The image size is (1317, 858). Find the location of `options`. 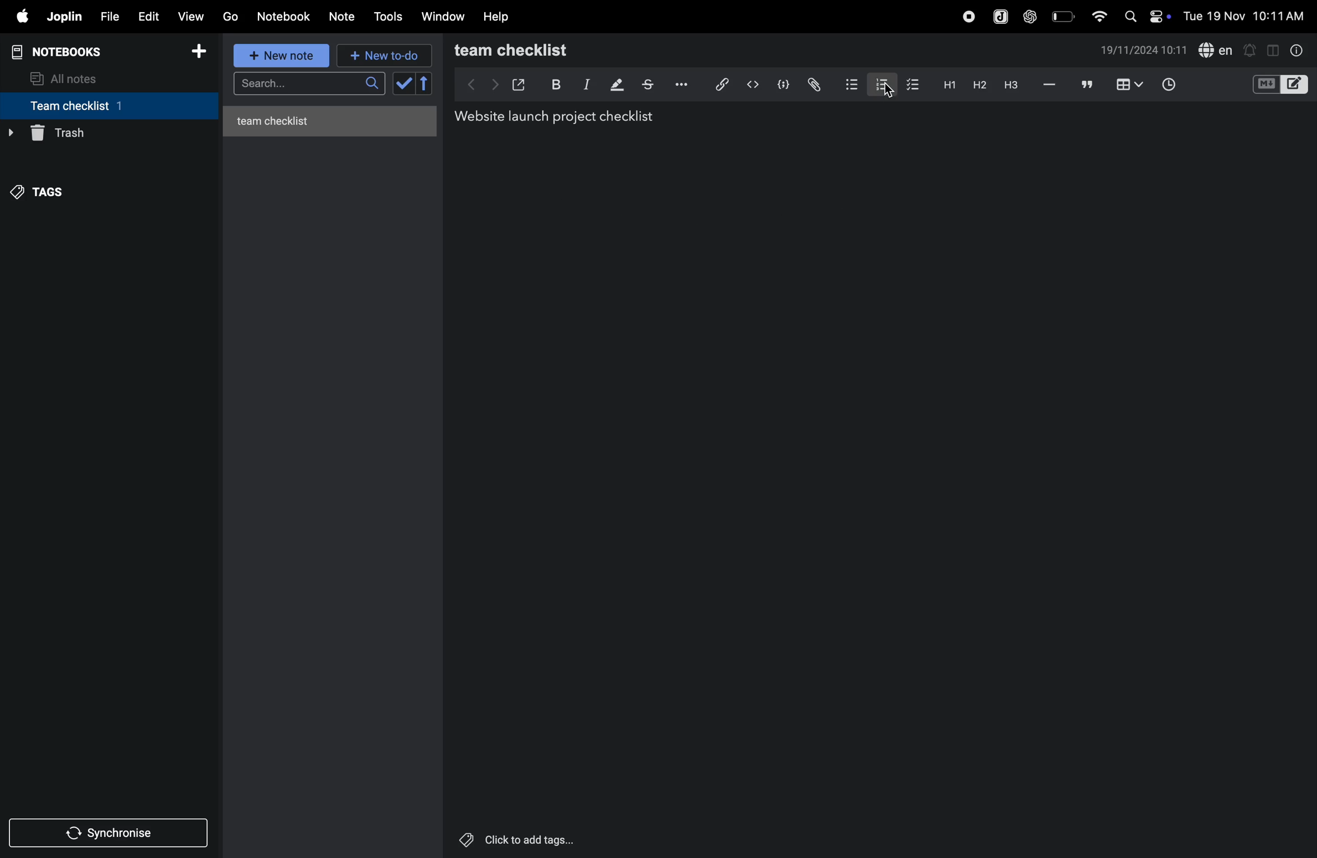

options is located at coordinates (680, 85).